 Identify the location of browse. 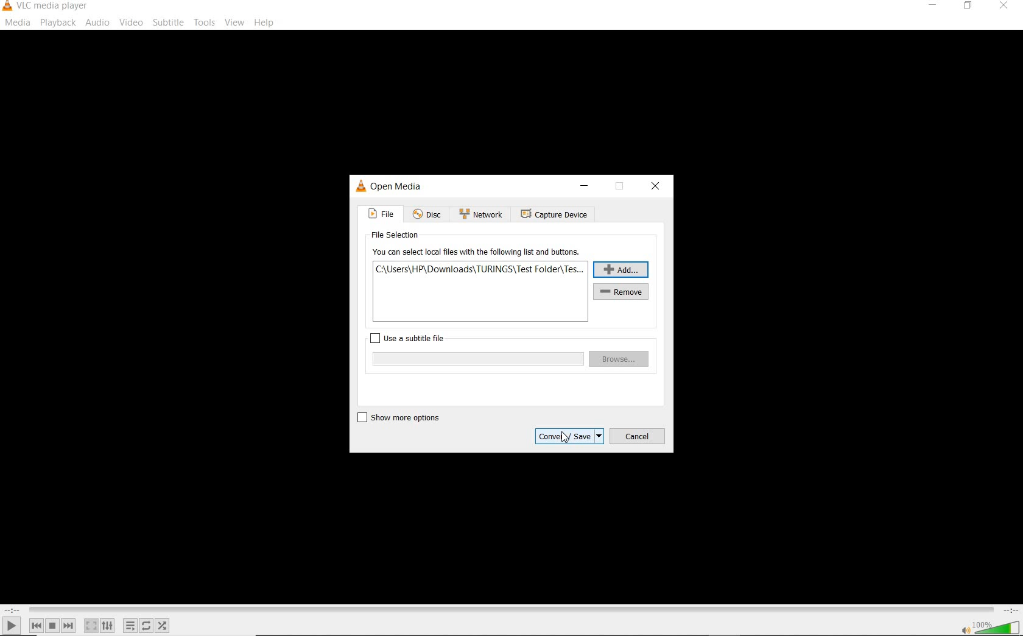
(620, 359).